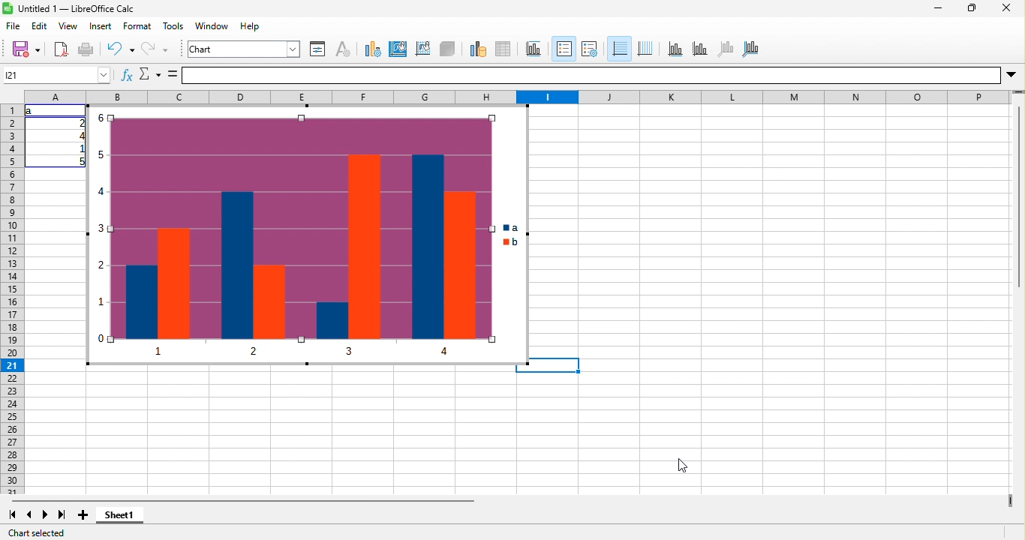 Image resolution: width=1025 pixels, height=540 pixels. I want to click on next sheet, so click(45, 514).